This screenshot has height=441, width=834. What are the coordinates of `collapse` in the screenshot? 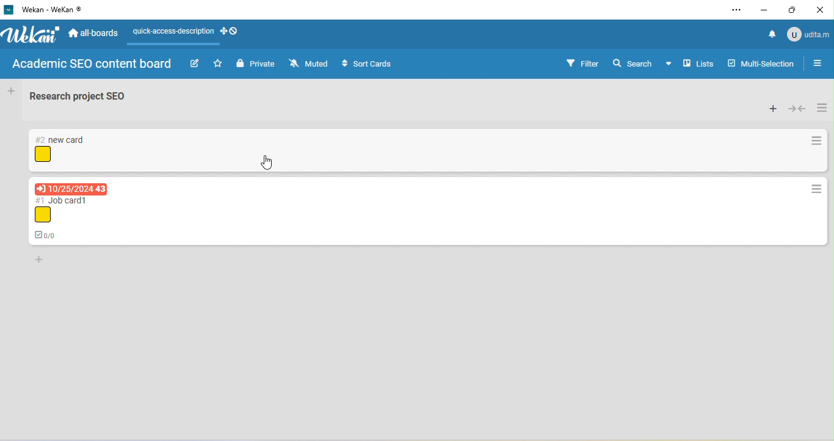 It's located at (797, 109).